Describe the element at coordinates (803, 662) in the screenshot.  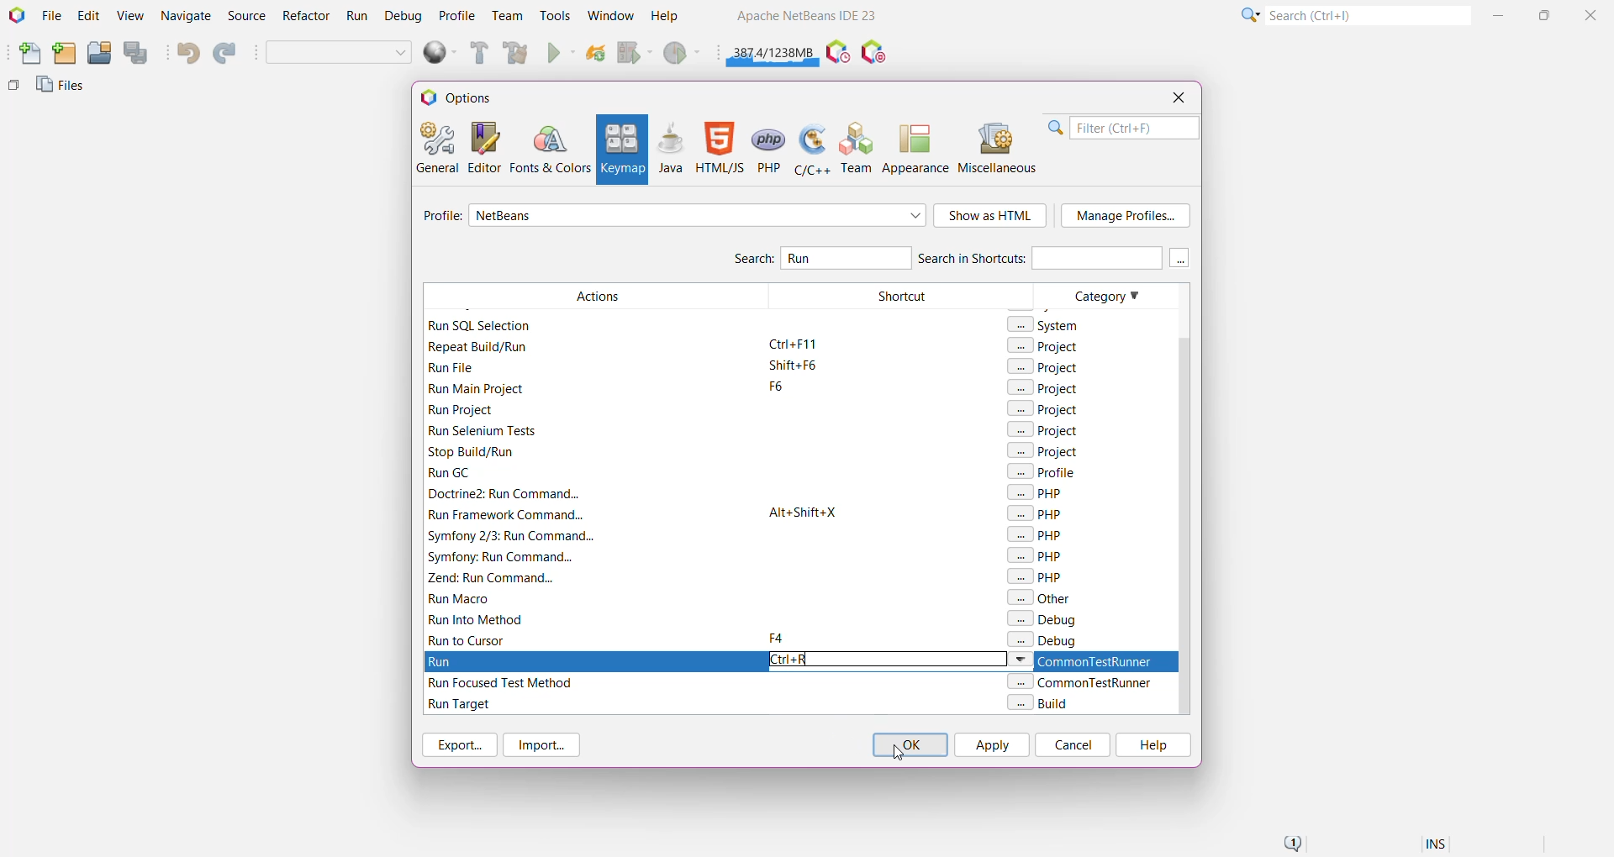
I see `Keyboard Shortcut 'Ctrl+R' set for Run Action` at that location.